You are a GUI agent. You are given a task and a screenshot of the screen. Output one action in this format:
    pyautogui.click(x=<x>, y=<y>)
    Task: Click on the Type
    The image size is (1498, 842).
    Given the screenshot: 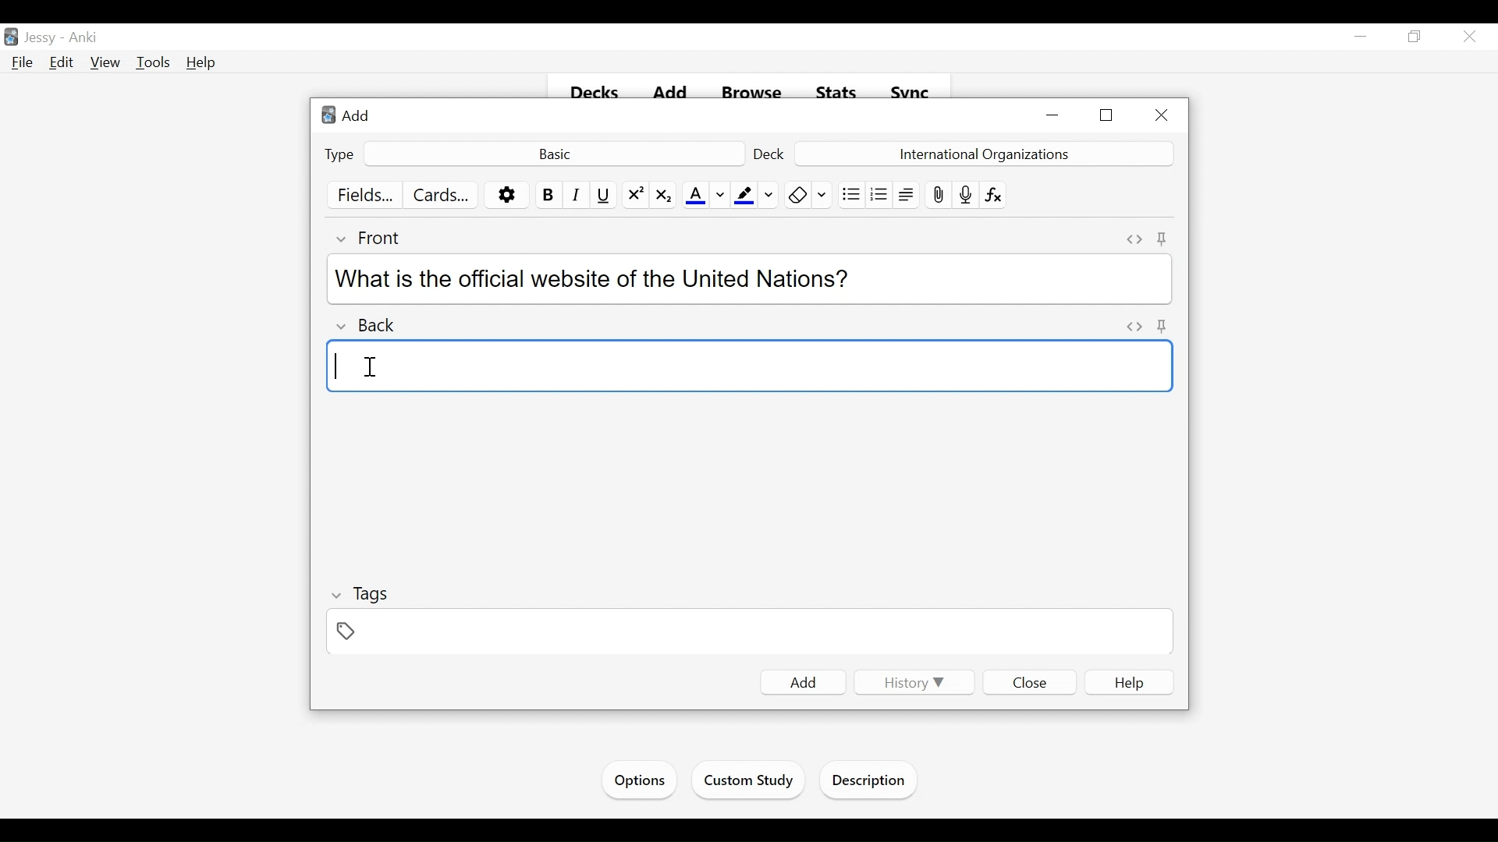 What is the action you would take?
    pyautogui.click(x=338, y=154)
    